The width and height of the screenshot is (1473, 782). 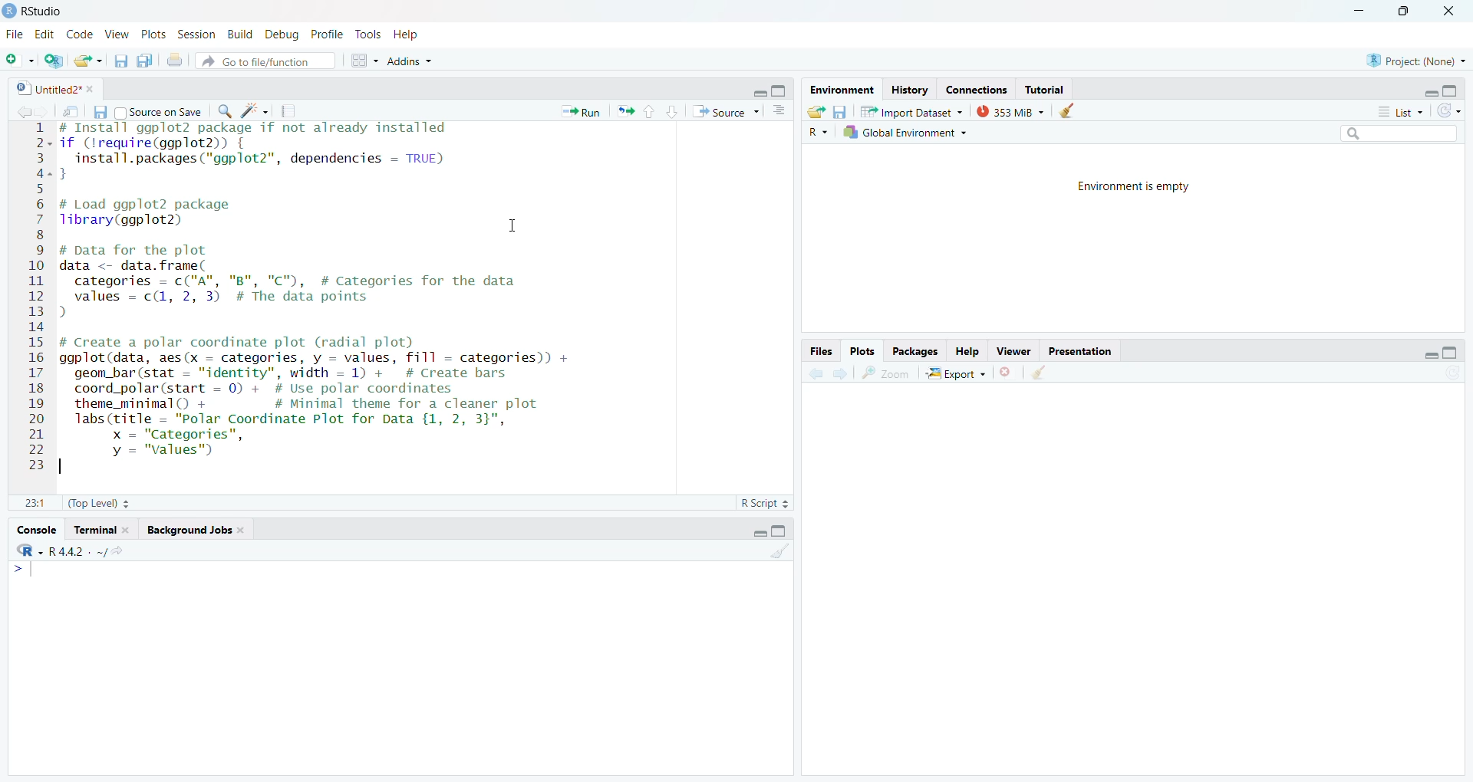 What do you see at coordinates (31, 503) in the screenshot?
I see `1:1` at bounding box center [31, 503].